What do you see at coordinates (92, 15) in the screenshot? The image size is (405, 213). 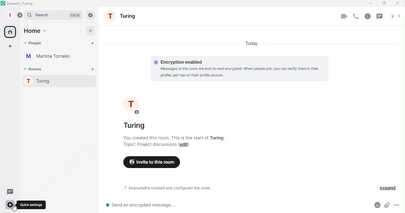 I see `Rooms` at bounding box center [92, 15].